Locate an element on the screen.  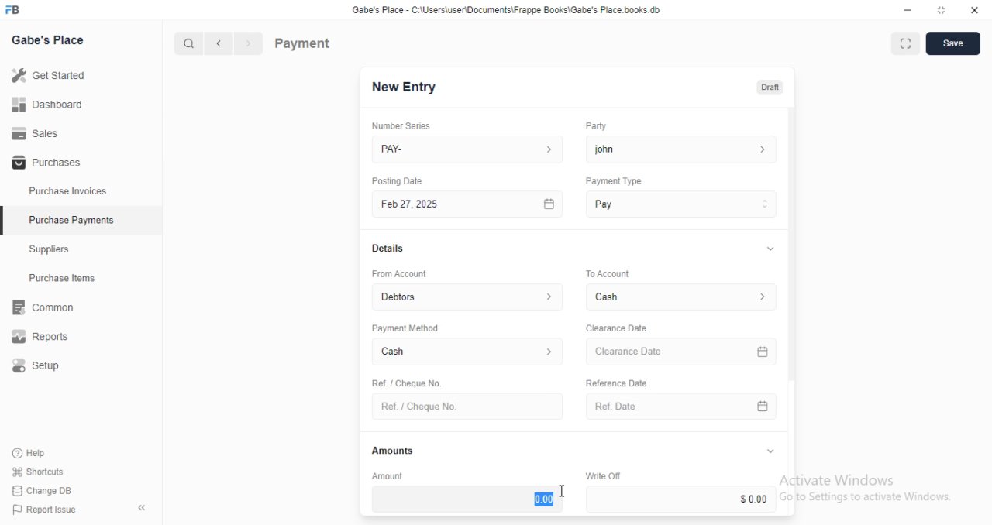
resize is located at coordinates (940, 10).